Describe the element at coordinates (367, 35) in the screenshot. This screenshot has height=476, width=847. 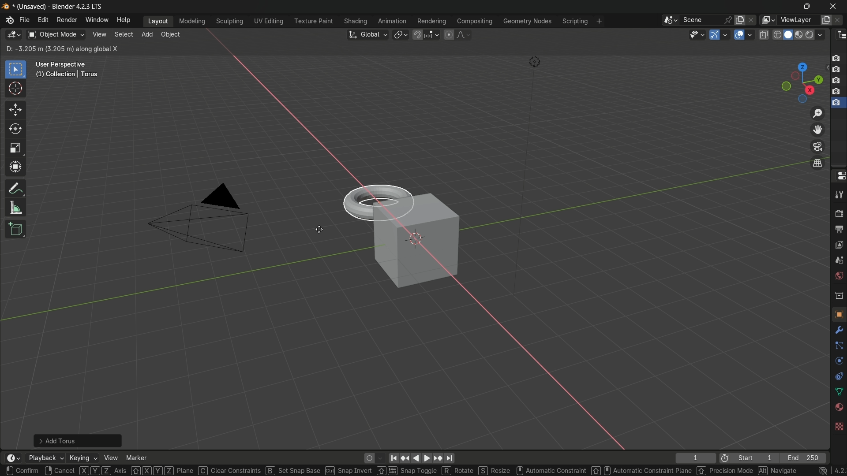
I see `transformation orientation` at that location.